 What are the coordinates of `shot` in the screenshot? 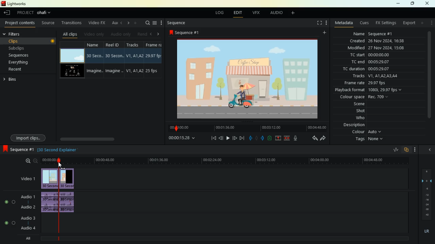 It's located at (358, 111).